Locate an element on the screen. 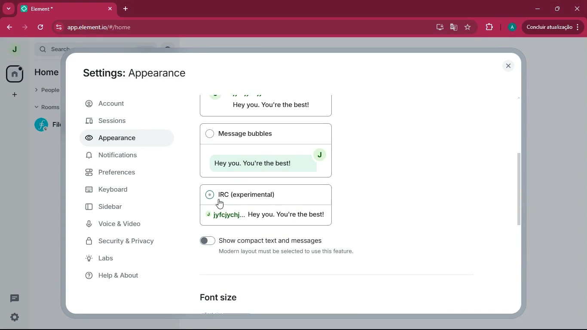 Image resolution: width=587 pixels, height=330 pixels. notifications is located at coordinates (115, 156).